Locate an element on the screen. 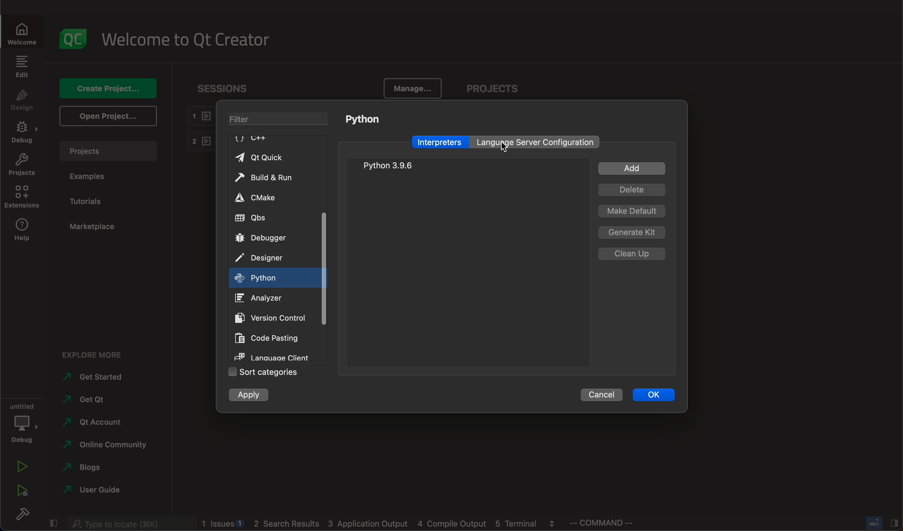 The image size is (903, 531). command is located at coordinates (601, 522).